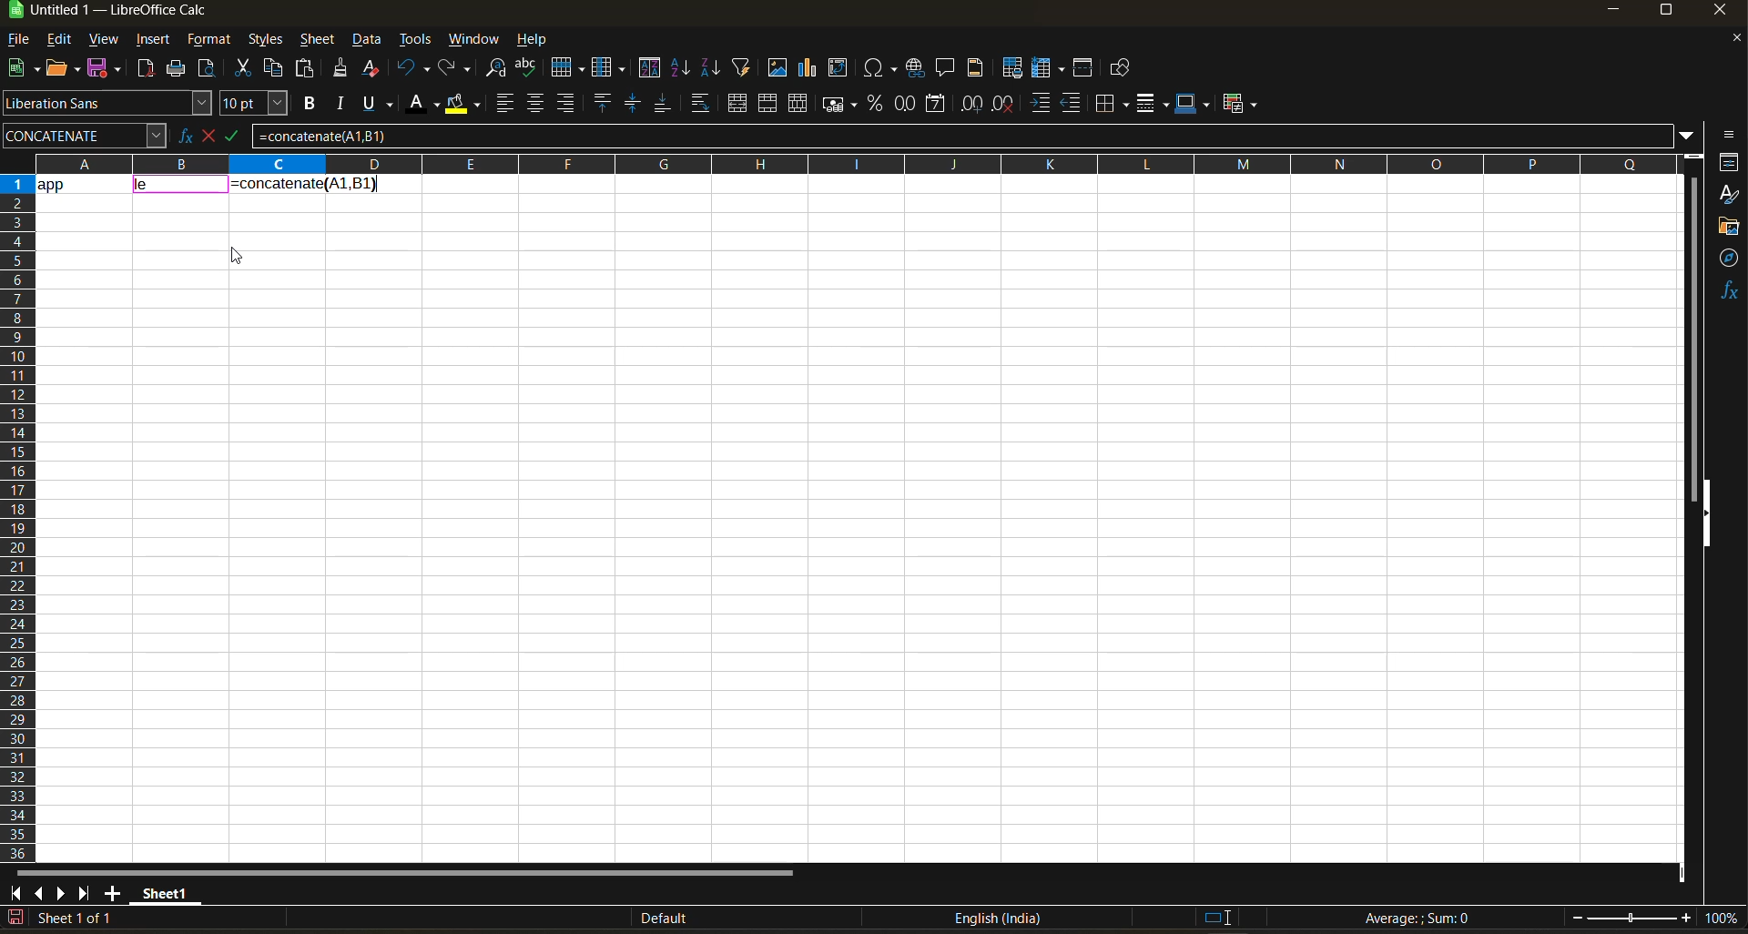  What do you see at coordinates (1724, 919) in the screenshot?
I see `zoom factor` at bounding box center [1724, 919].